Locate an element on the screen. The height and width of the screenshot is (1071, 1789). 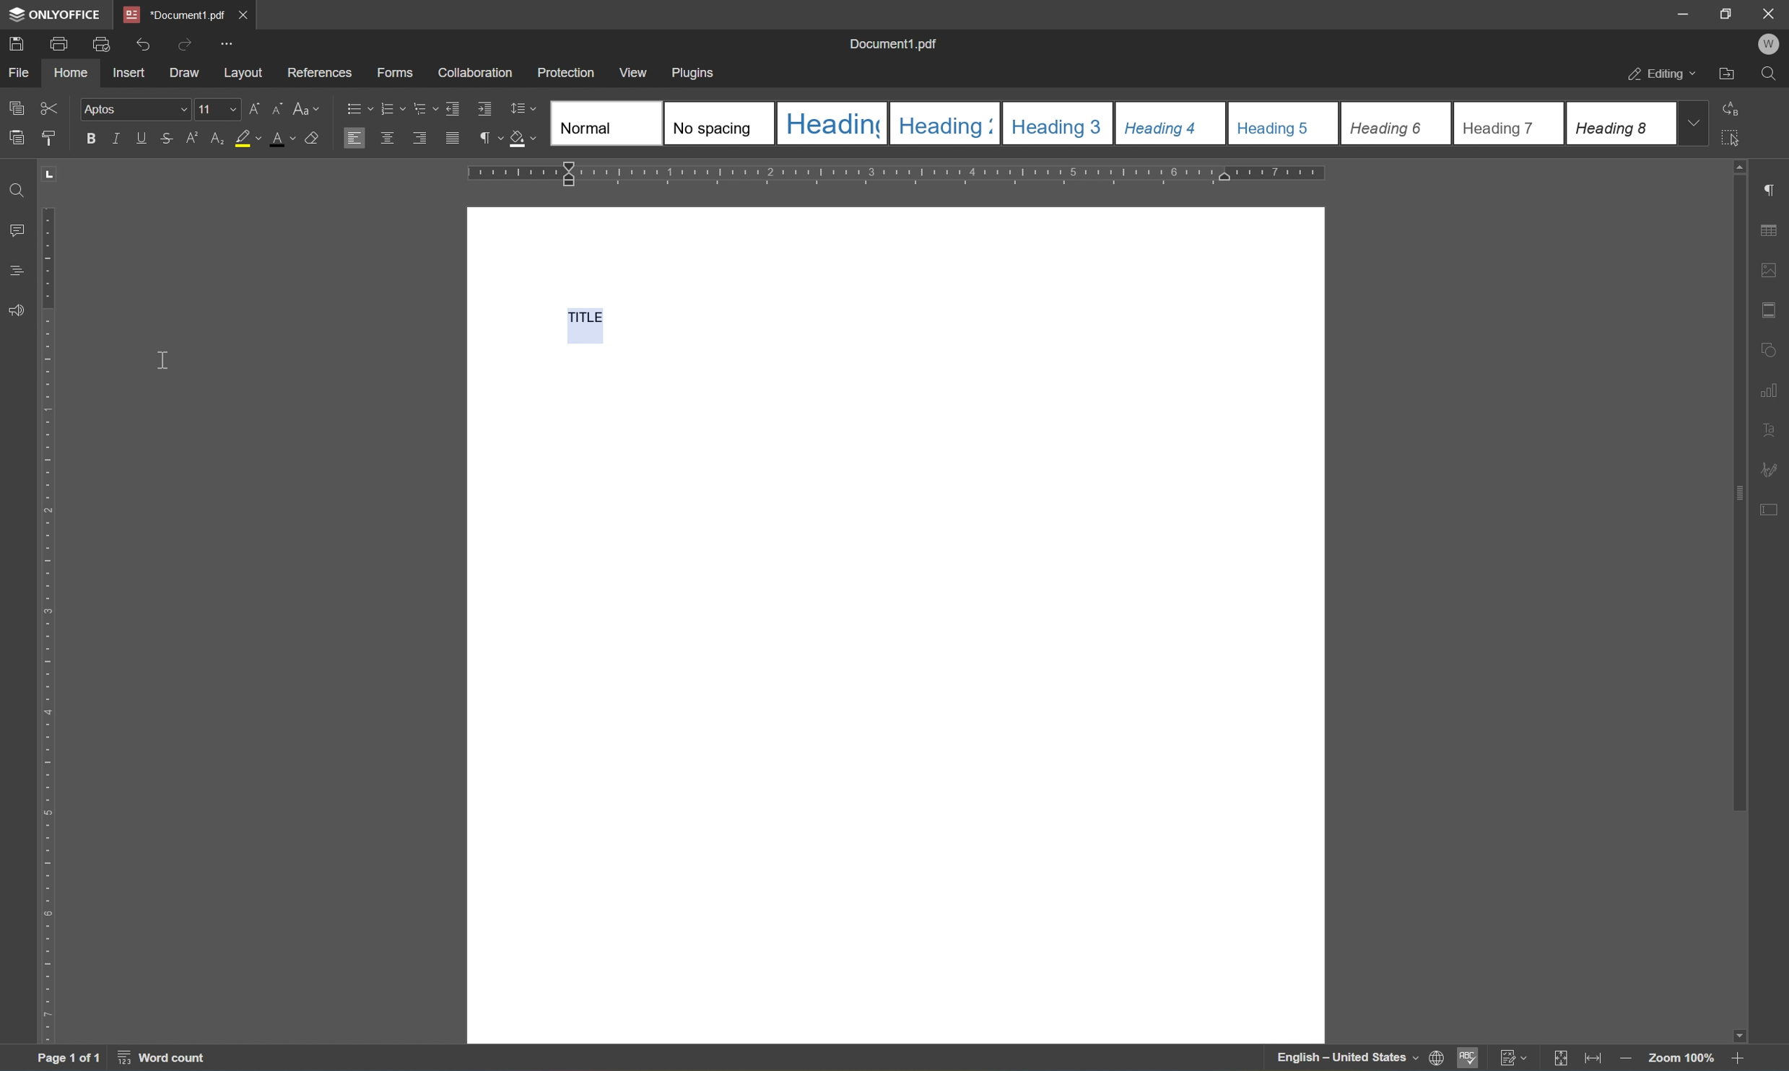
bold is located at coordinates (92, 138).